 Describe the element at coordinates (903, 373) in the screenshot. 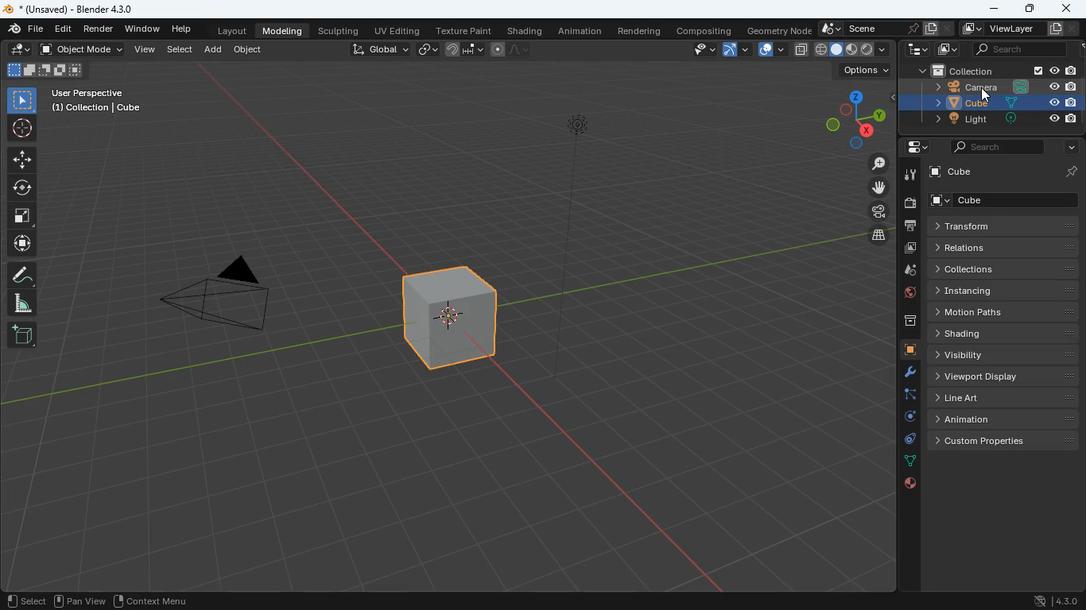

I see `settings` at that location.